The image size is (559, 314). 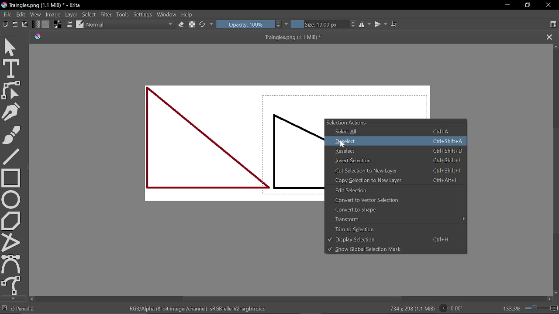 I want to click on Eraser, so click(x=181, y=24).